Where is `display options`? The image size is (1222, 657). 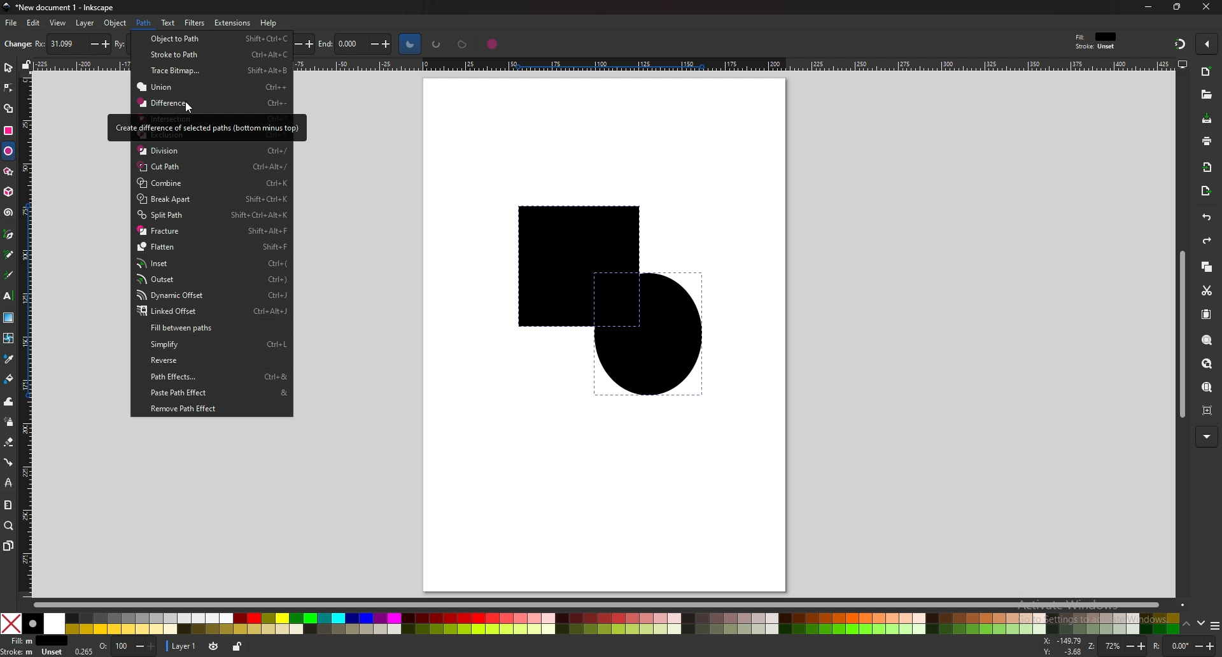
display options is located at coordinates (1182, 64).